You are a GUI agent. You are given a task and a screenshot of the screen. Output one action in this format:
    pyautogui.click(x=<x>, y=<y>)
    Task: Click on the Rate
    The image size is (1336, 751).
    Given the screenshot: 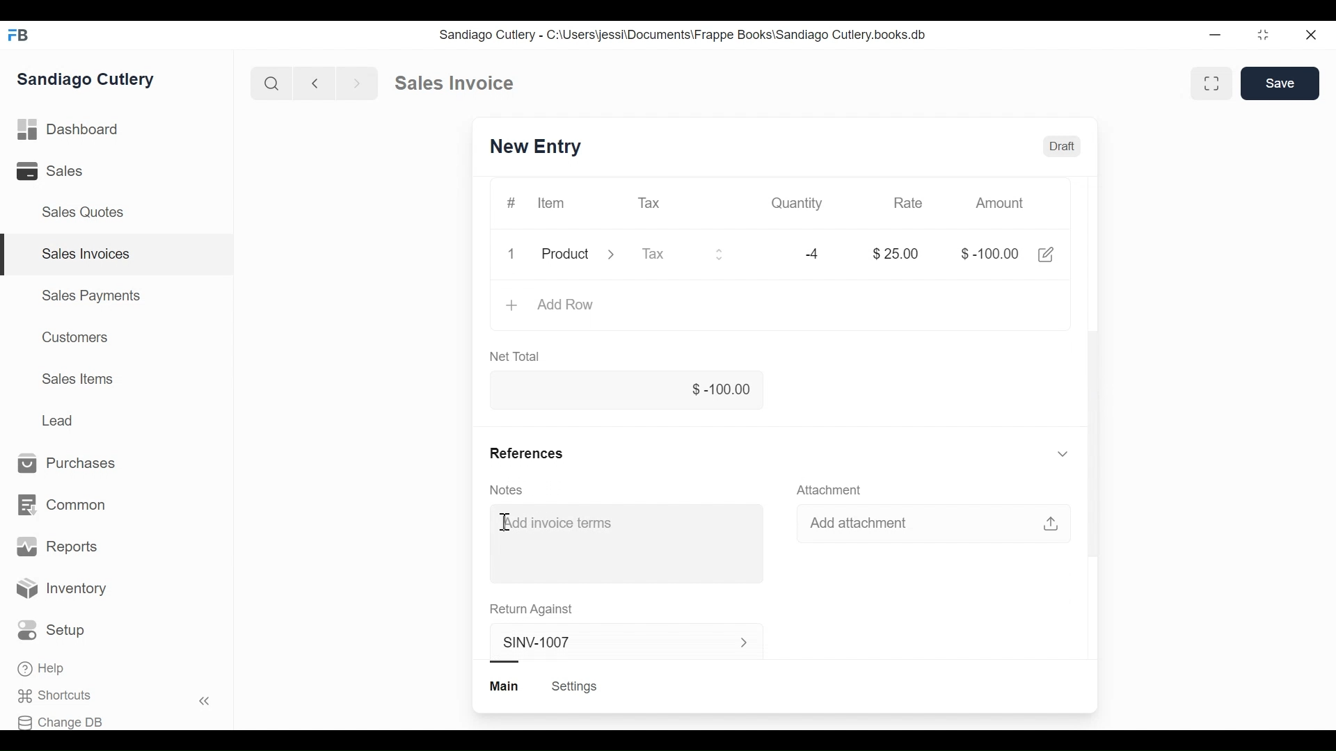 What is the action you would take?
    pyautogui.click(x=907, y=203)
    